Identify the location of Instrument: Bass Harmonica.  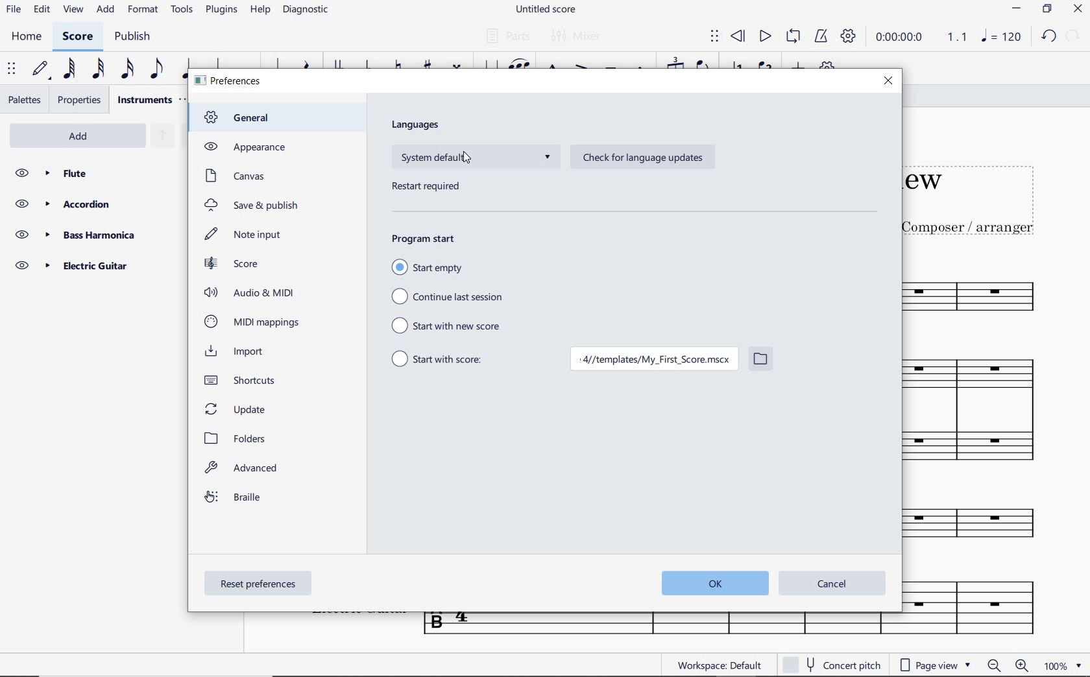
(988, 527).